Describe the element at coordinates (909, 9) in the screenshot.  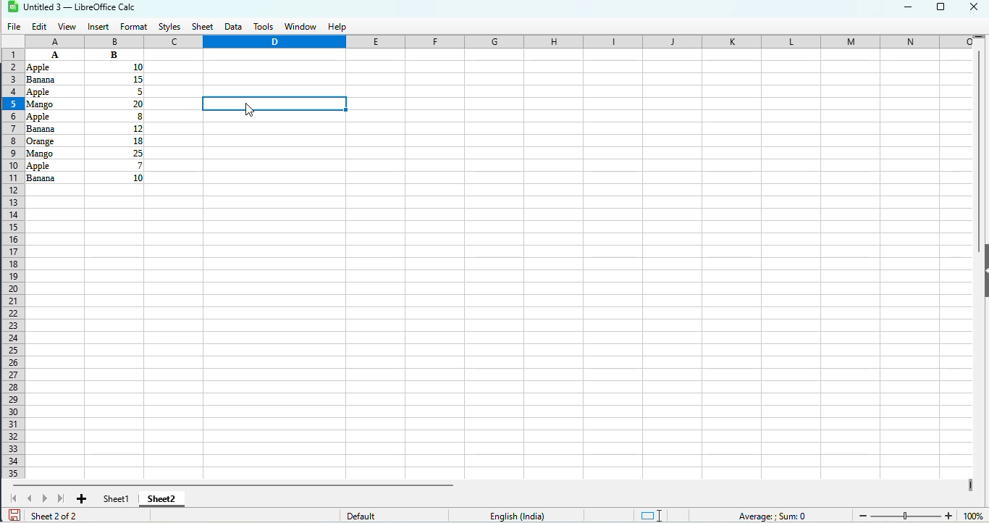
I see `minimize` at that location.